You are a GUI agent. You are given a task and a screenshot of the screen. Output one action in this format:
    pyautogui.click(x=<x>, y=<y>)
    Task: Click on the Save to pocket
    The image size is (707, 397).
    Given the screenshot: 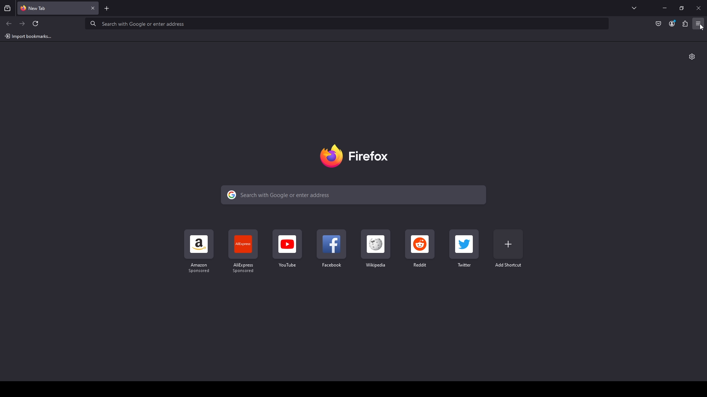 What is the action you would take?
    pyautogui.click(x=658, y=24)
    